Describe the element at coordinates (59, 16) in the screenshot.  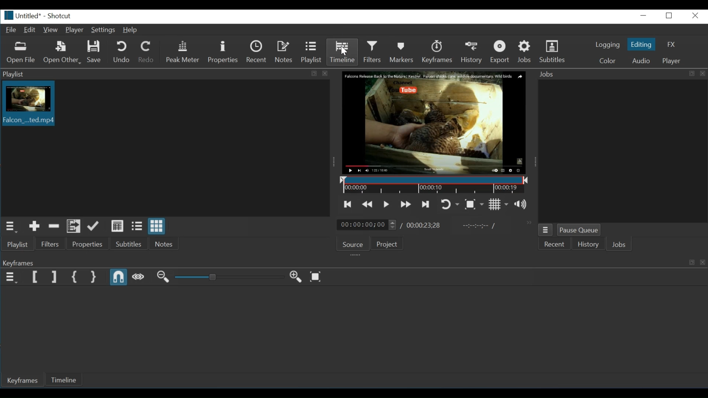
I see `Shotcut` at that location.